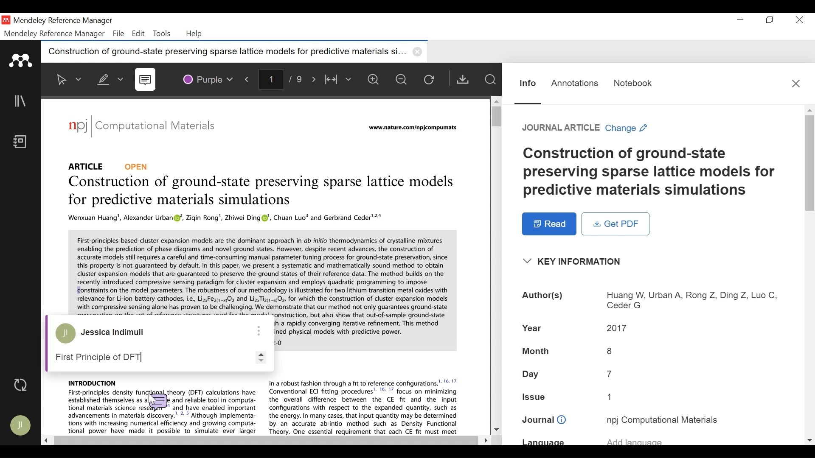 The image size is (815, 458). What do you see at coordinates (264, 441) in the screenshot?
I see `Horizontal Scroll bar` at bounding box center [264, 441].